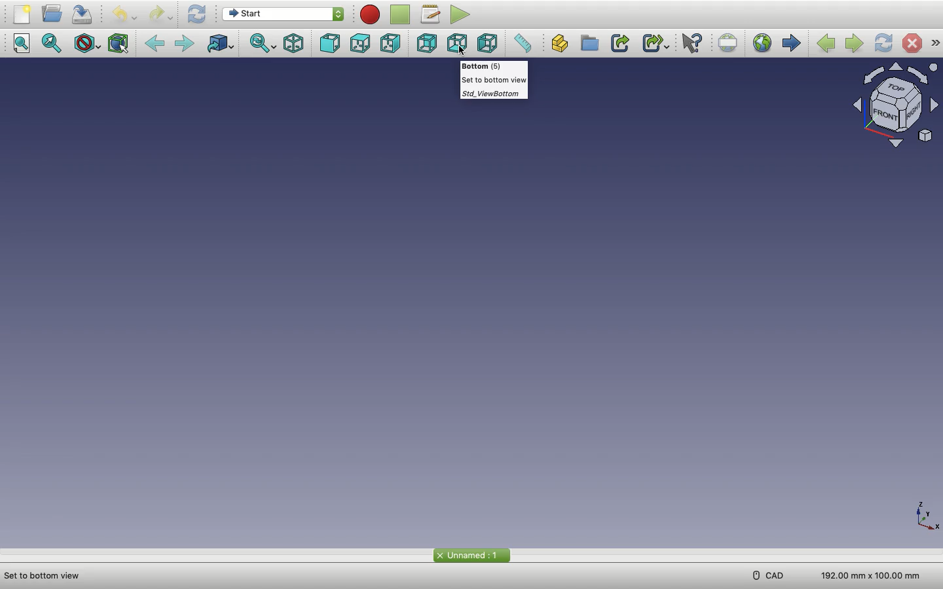 The height and width of the screenshot is (589, 943). I want to click on Left, so click(489, 45).